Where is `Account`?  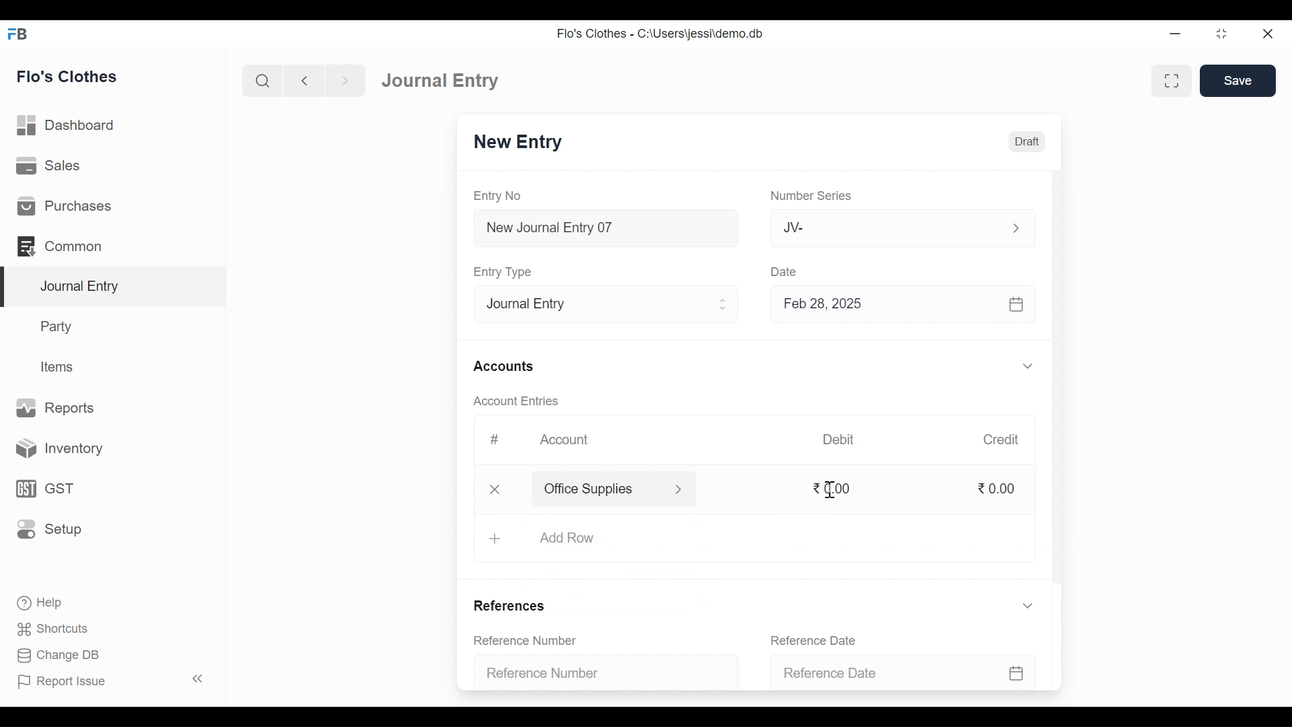
Account is located at coordinates (564, 438).